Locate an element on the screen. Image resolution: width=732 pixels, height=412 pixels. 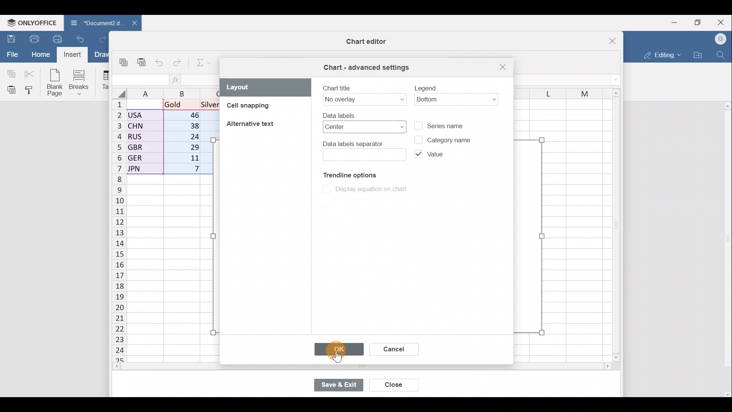
Undo is located at coordinates (161, 63).